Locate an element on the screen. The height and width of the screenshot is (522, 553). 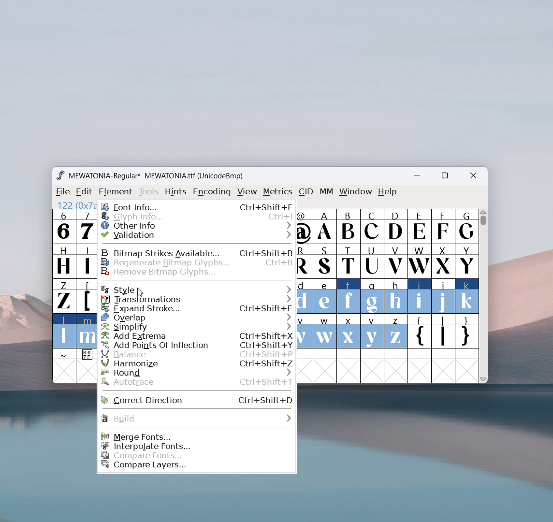
style is located at coordinates (197, 289).